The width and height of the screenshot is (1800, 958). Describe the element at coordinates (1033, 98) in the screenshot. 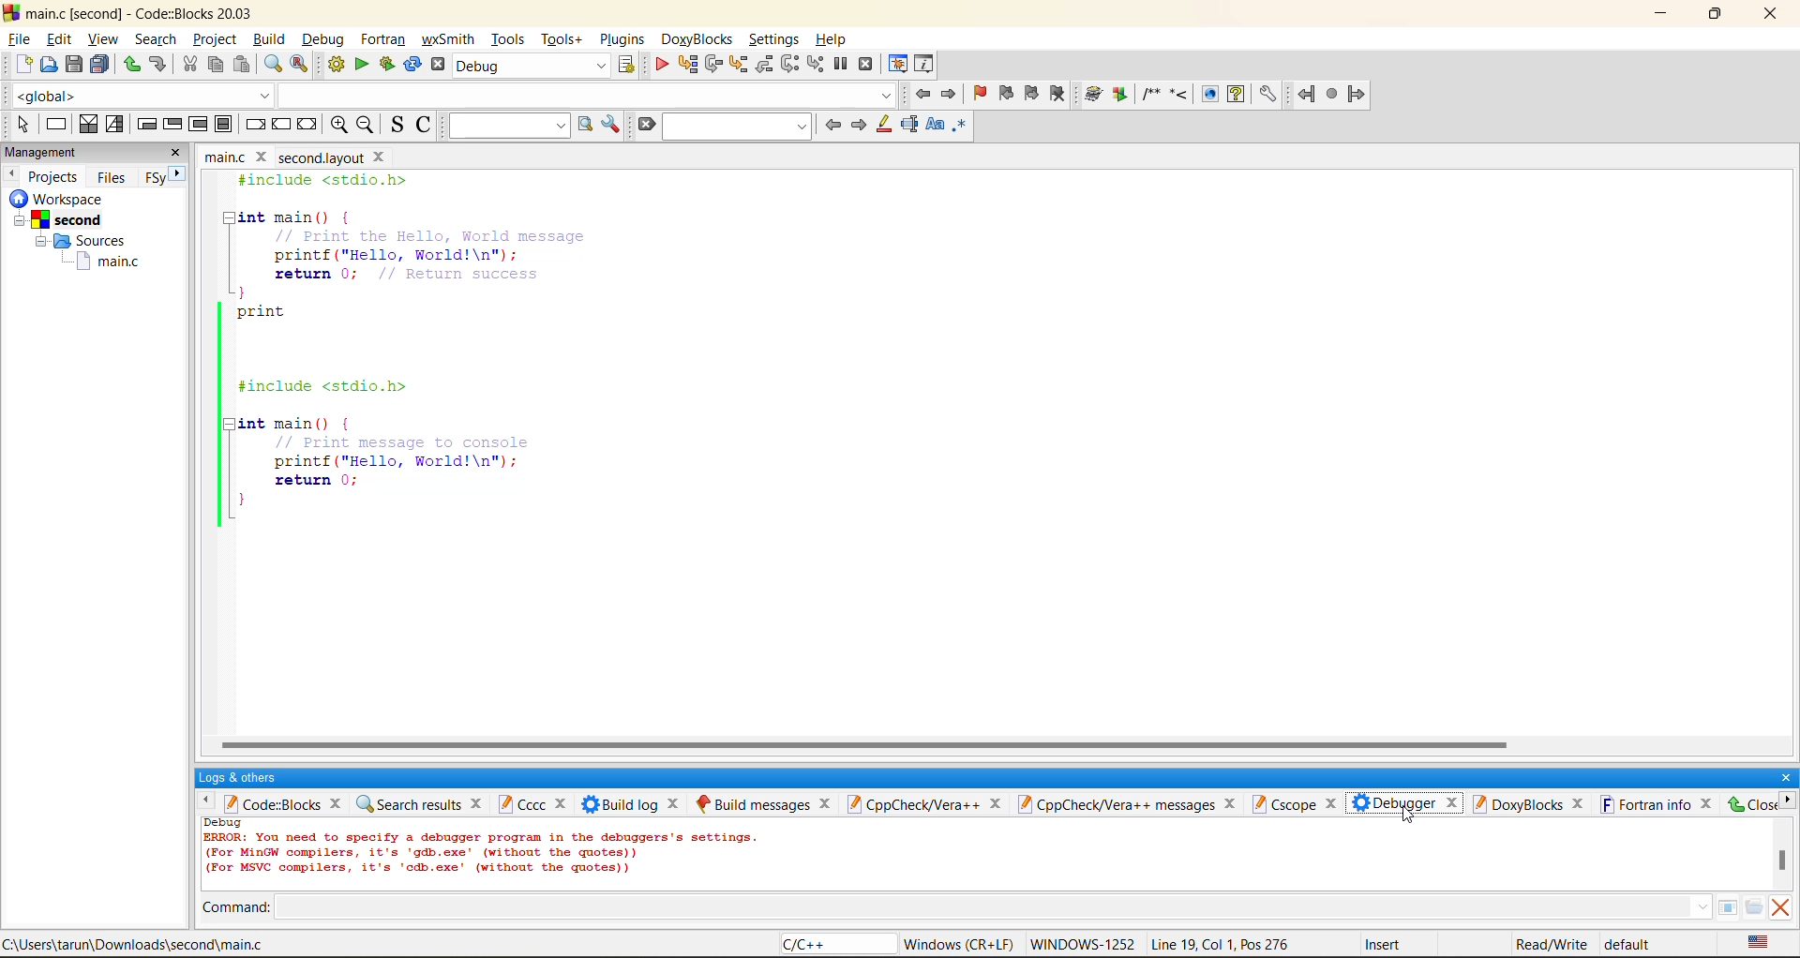

I see `next bookmark` at that location.